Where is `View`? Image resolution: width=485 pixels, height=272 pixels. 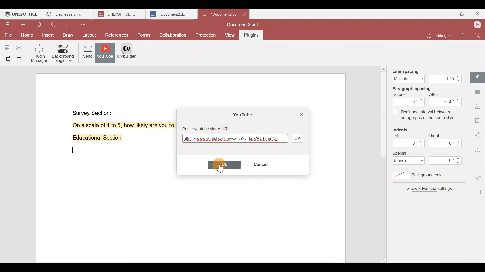
View is located at coordinates (230, 35).